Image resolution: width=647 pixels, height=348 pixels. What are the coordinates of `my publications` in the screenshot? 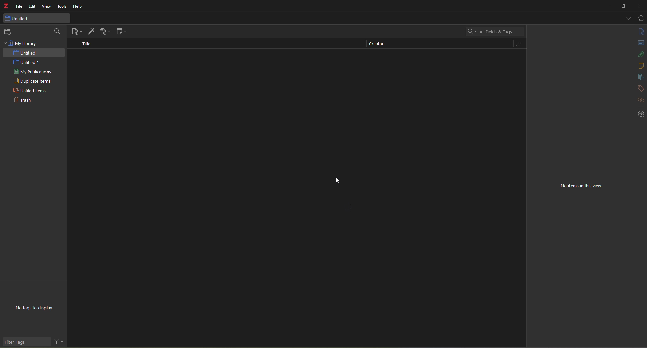 It's located at (33, 72).